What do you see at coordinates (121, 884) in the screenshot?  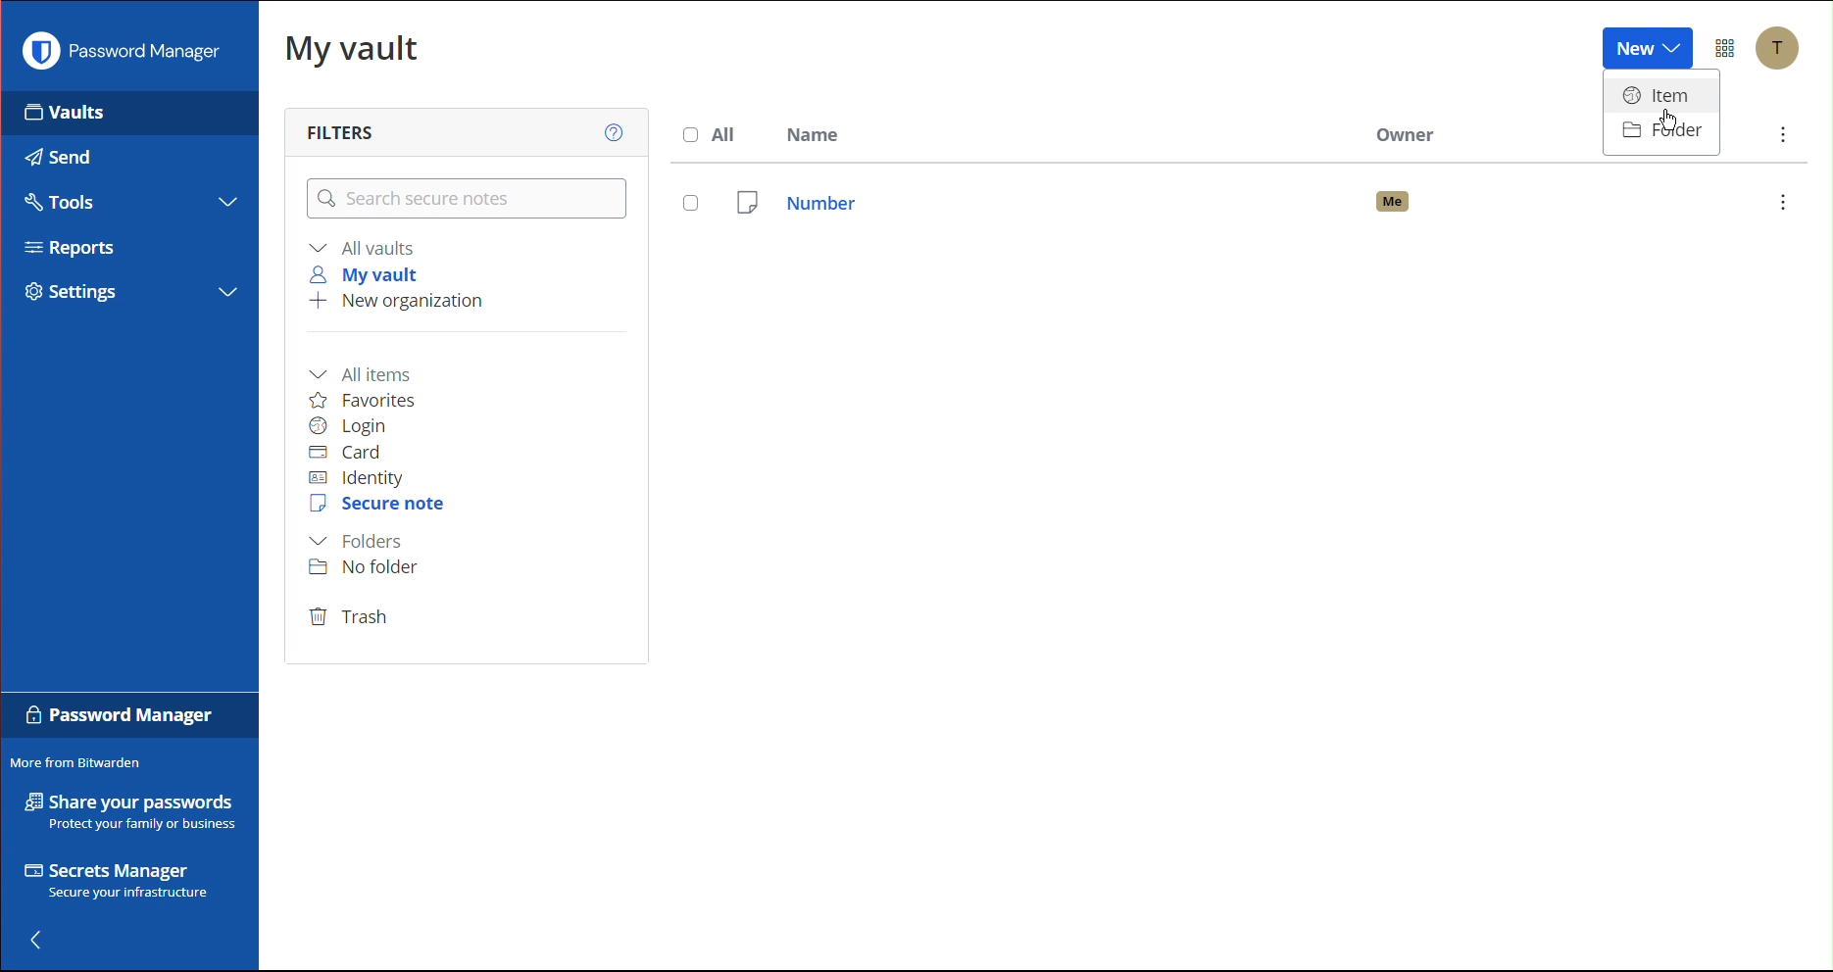 I see `Secrets Manager` at bounding box center [121, 884].